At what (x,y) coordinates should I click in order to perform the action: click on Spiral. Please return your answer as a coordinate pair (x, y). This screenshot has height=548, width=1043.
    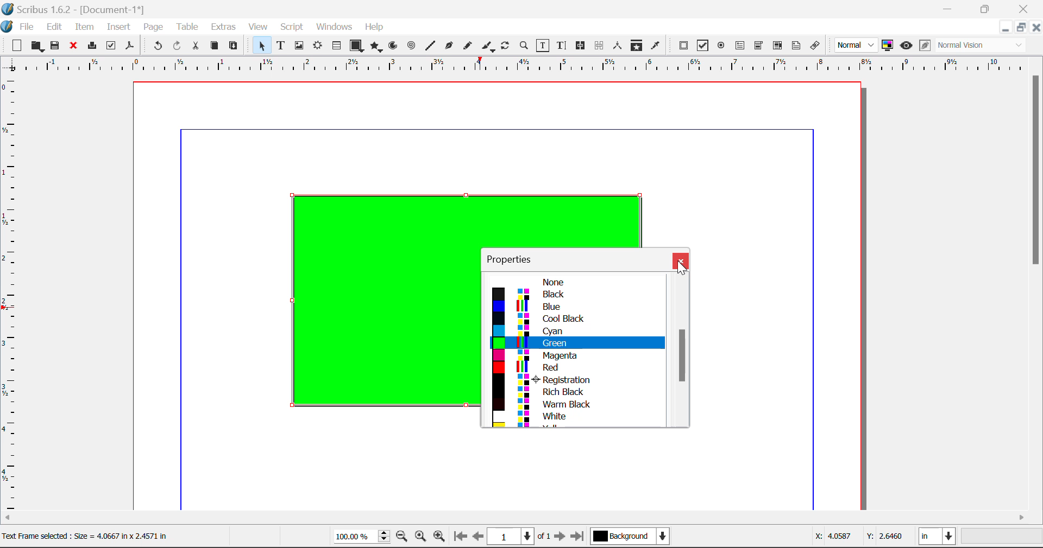
    Looking at the image, I should click on (411, 46).